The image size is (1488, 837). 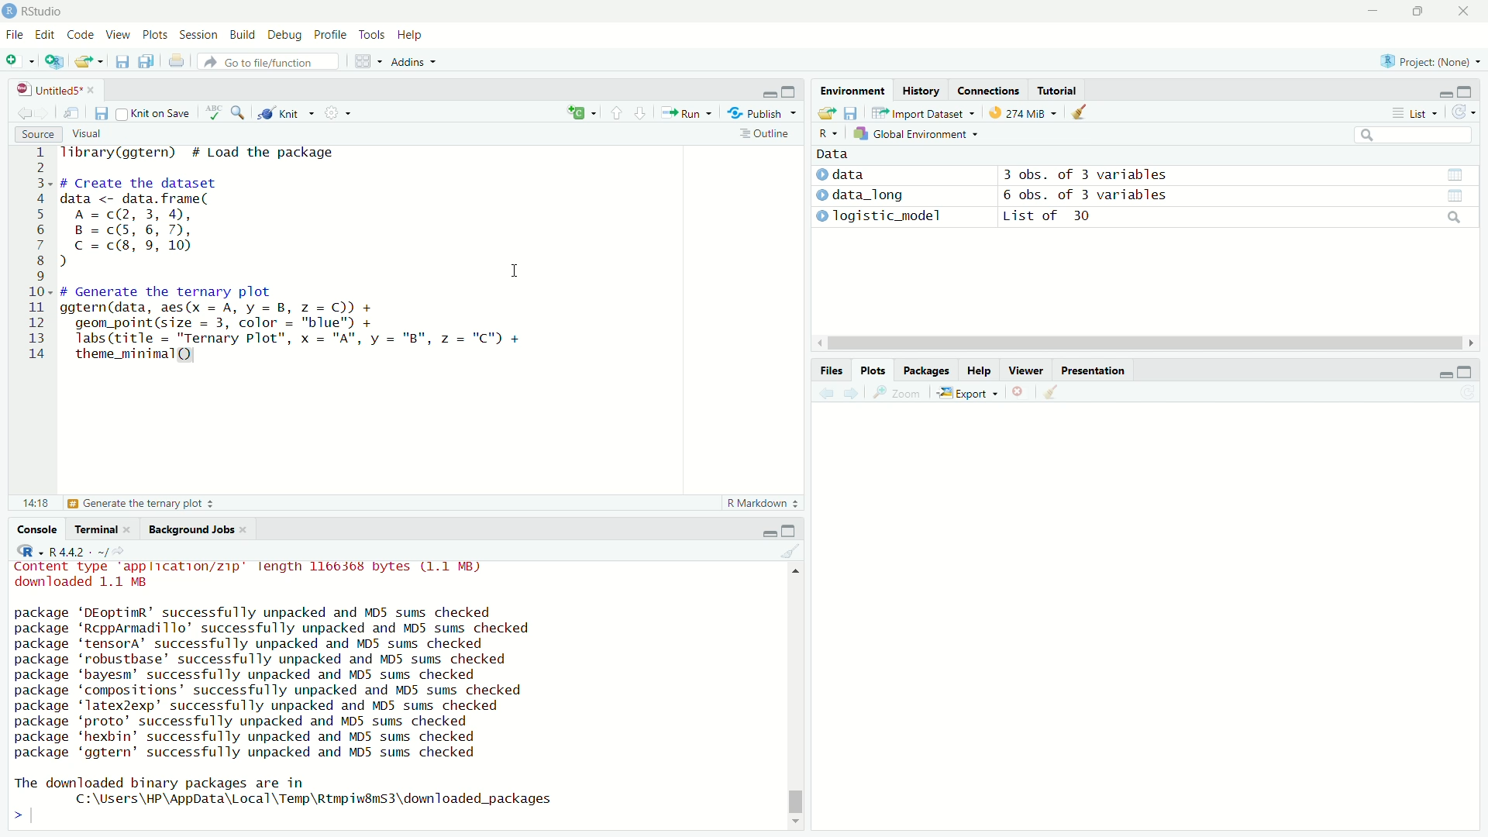 What do you see at coordinates (85, 133) in the screenshot?
I see `Visual` at bounding box center [85, 133].